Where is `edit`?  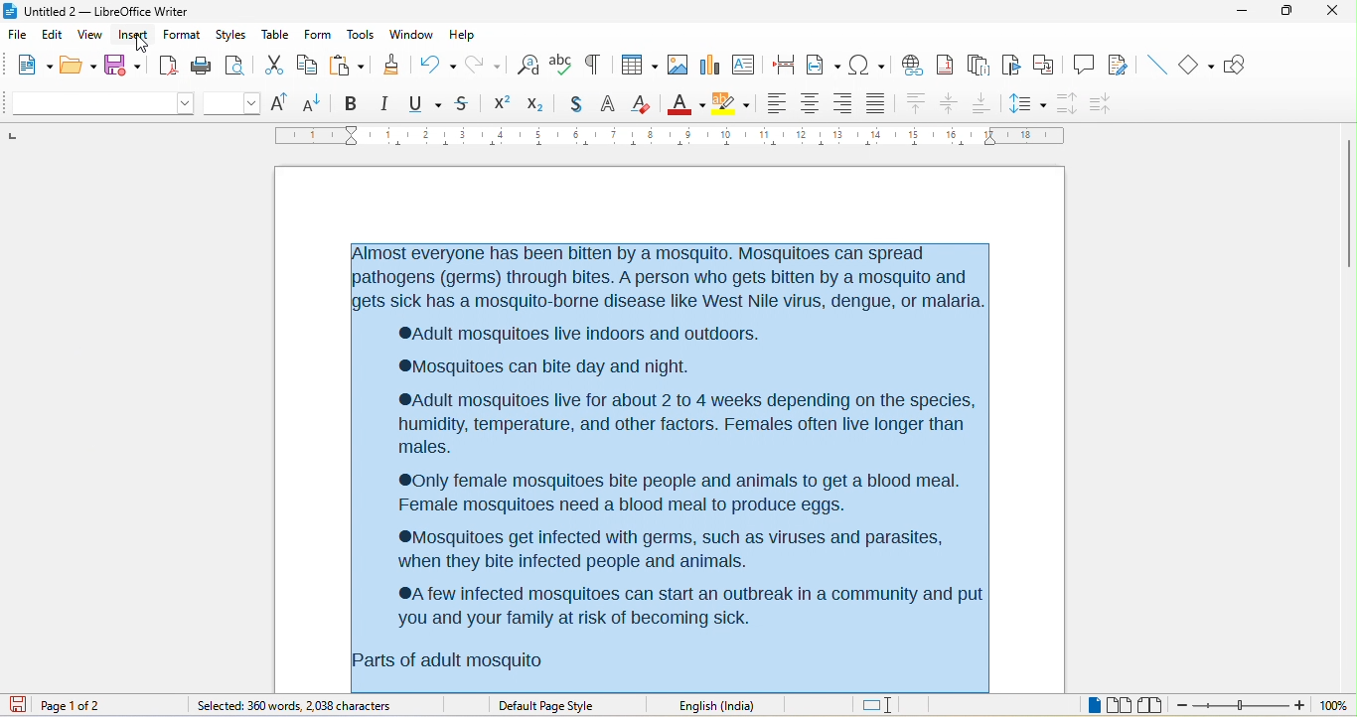
edit is located at coordinates (52, 35).